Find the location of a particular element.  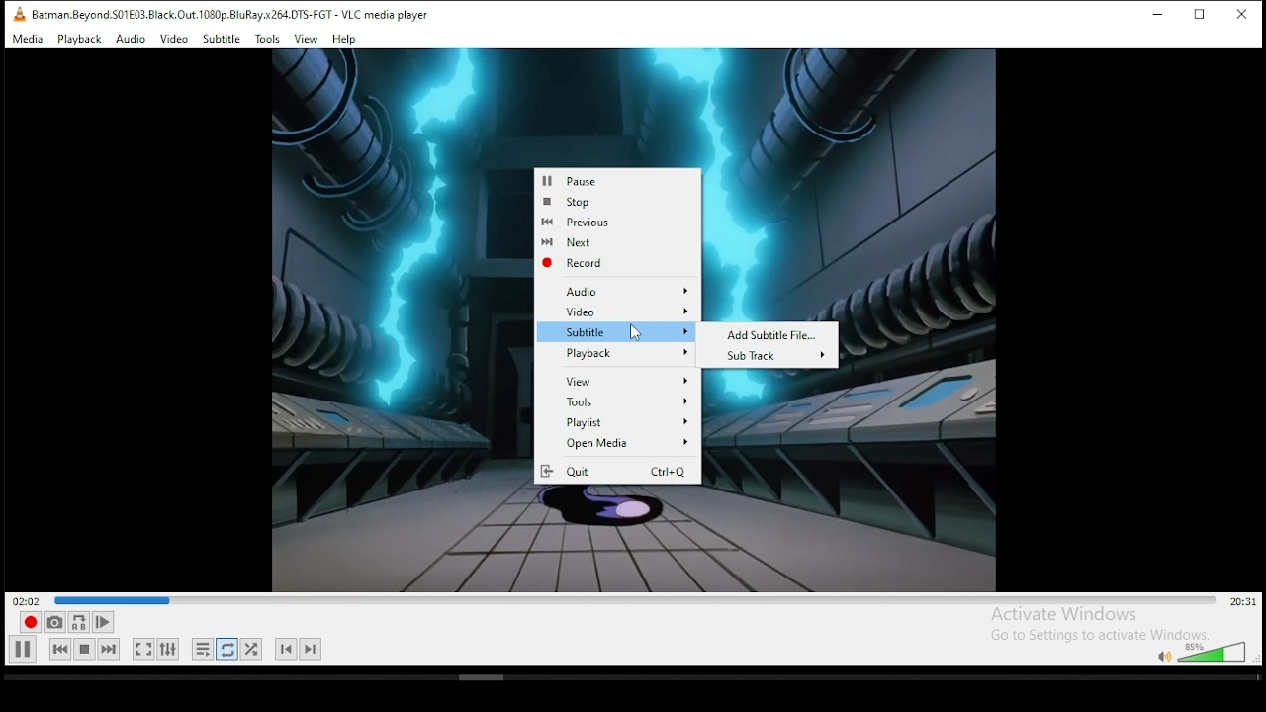

seek bar is located at coordinates (635, 599).